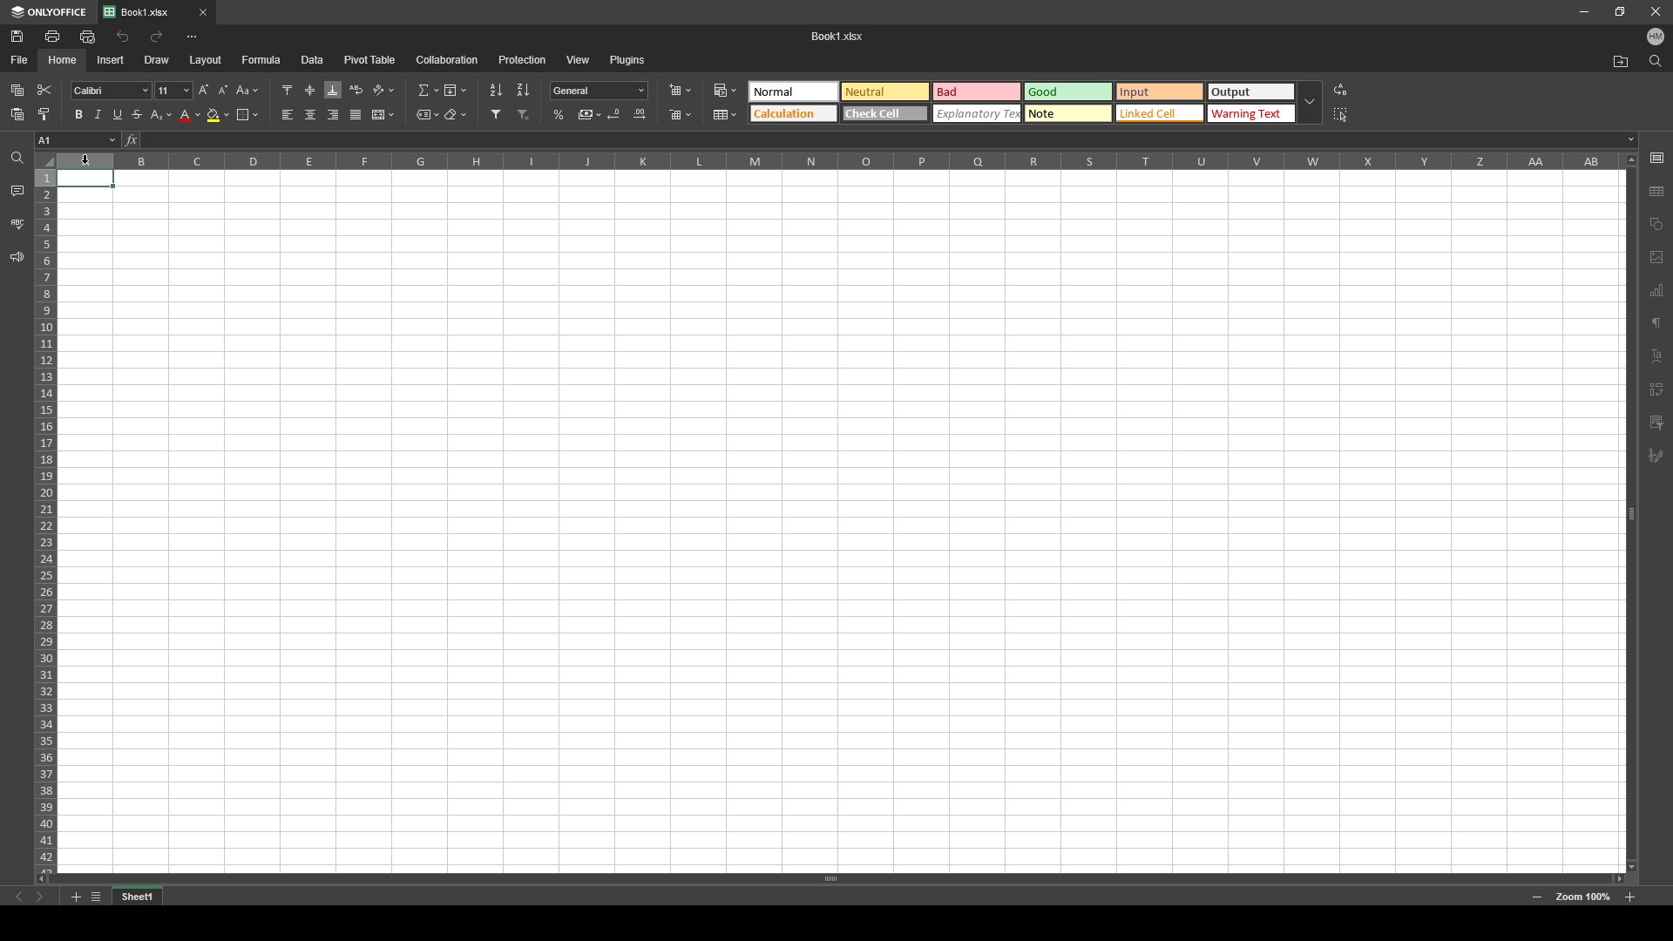 This screenshot has height=941, width=1673. What do you see at coordinates (287, 115) in the screenshot?
I see `align left` at bounding box center [287, 115].